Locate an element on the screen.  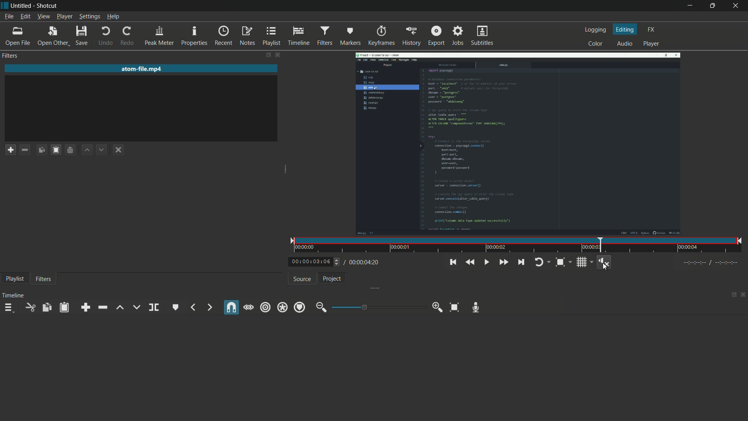
scrub while dragging is located at coordinates (249, 307).